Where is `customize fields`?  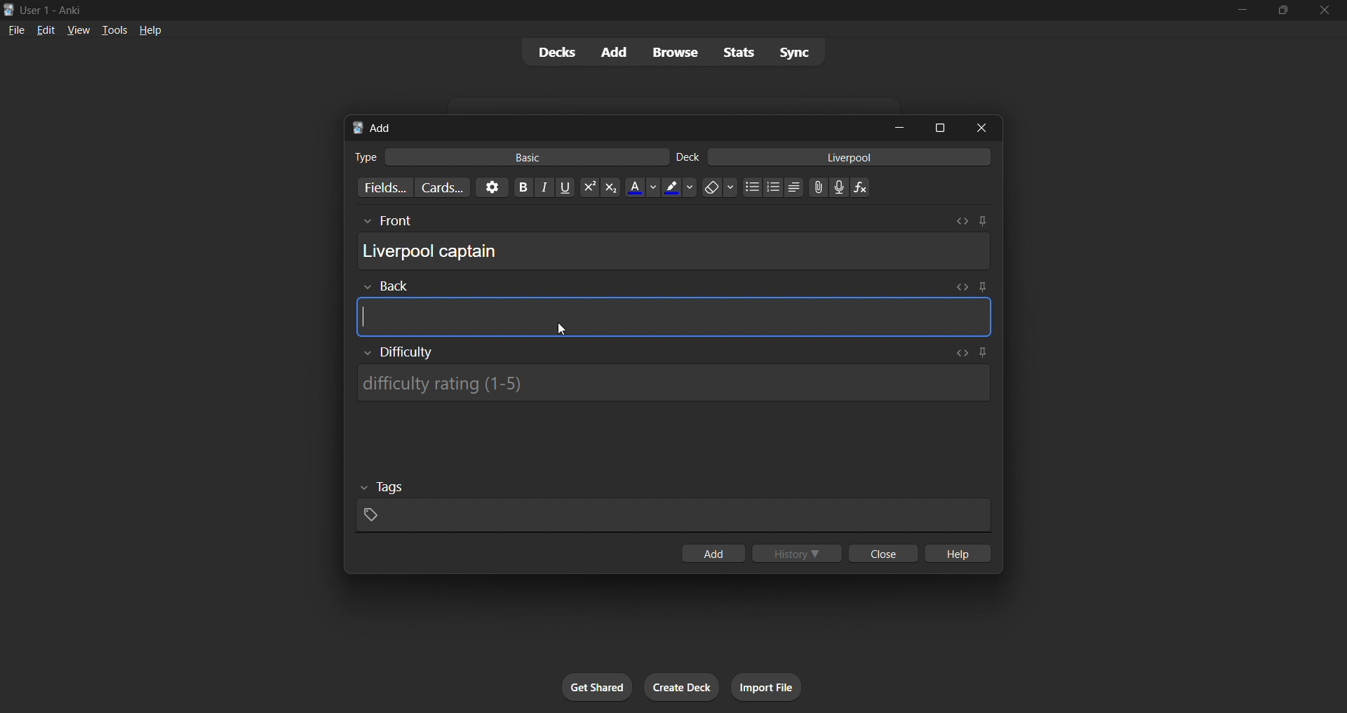 customize fields is located at coordinates (382, 187).